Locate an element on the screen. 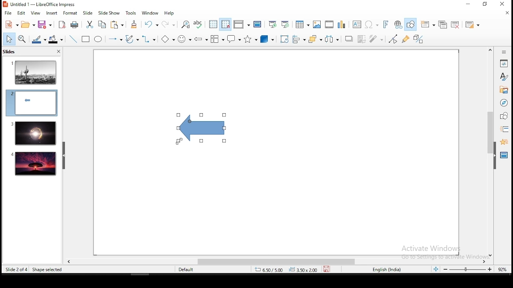 The image size is (513, 288). fit to screen is located at coordinates (436, 270).